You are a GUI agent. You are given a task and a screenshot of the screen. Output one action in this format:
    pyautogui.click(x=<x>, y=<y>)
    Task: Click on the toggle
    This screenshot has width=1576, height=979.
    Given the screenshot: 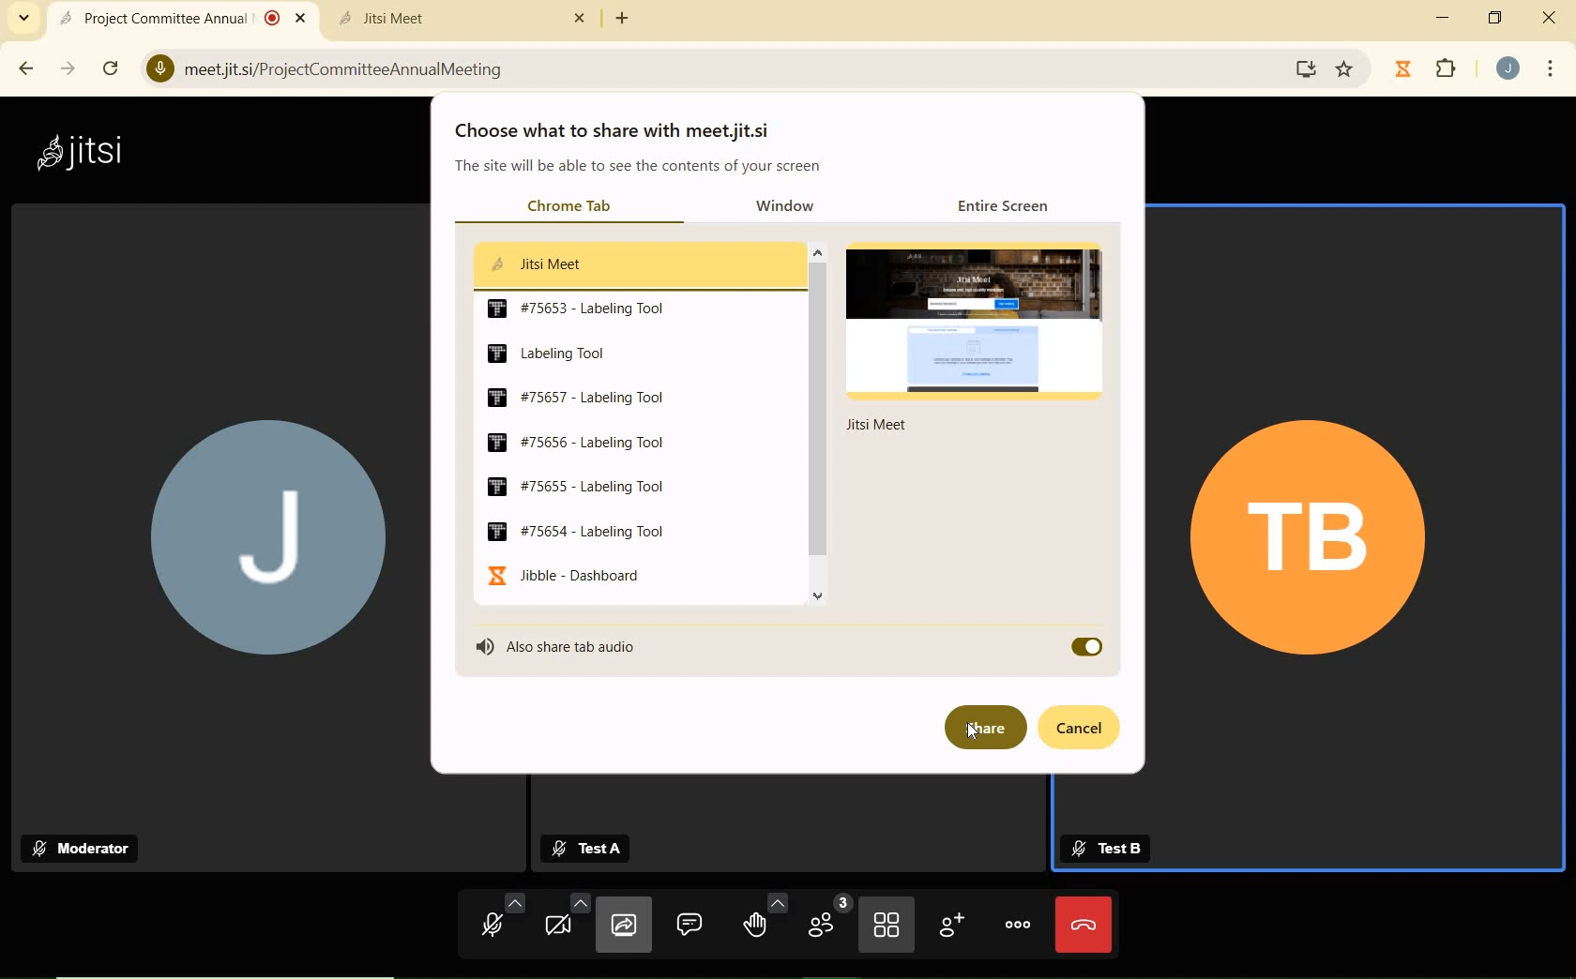 What is the action you would take?
    pyautogui.click(x=1085, y=645)
    